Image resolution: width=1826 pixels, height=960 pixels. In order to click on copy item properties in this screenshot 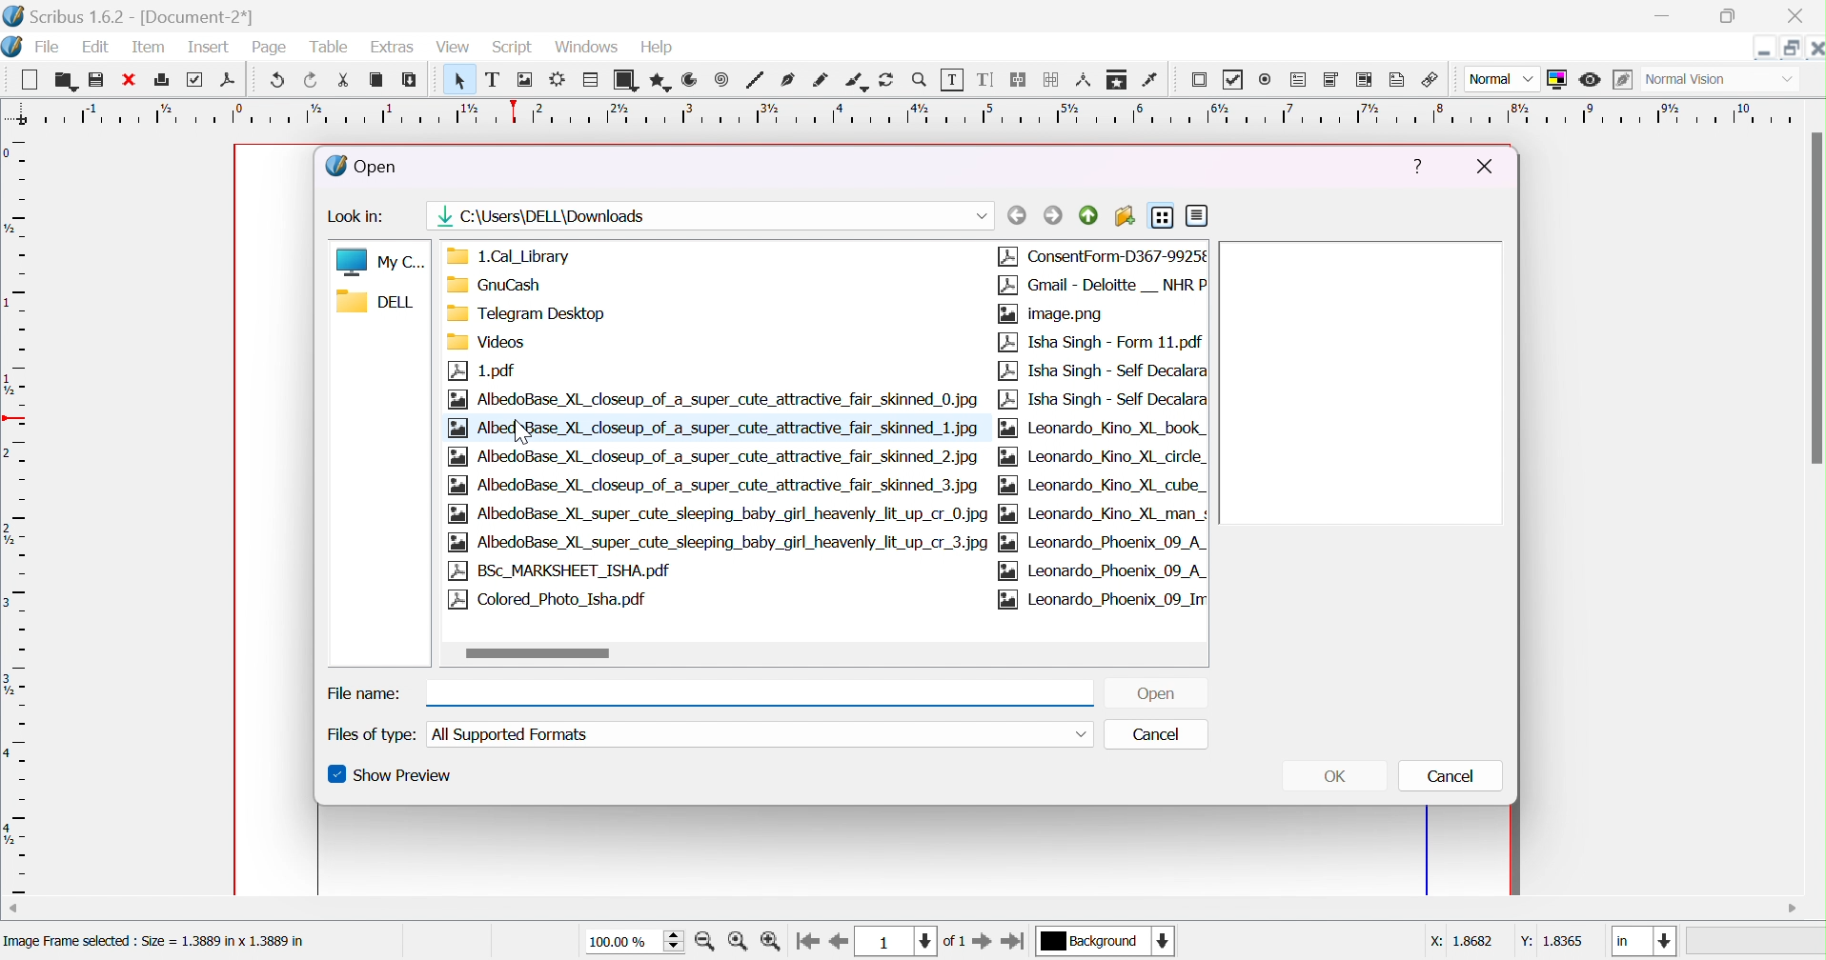, I will do `click(1116, 79)`.